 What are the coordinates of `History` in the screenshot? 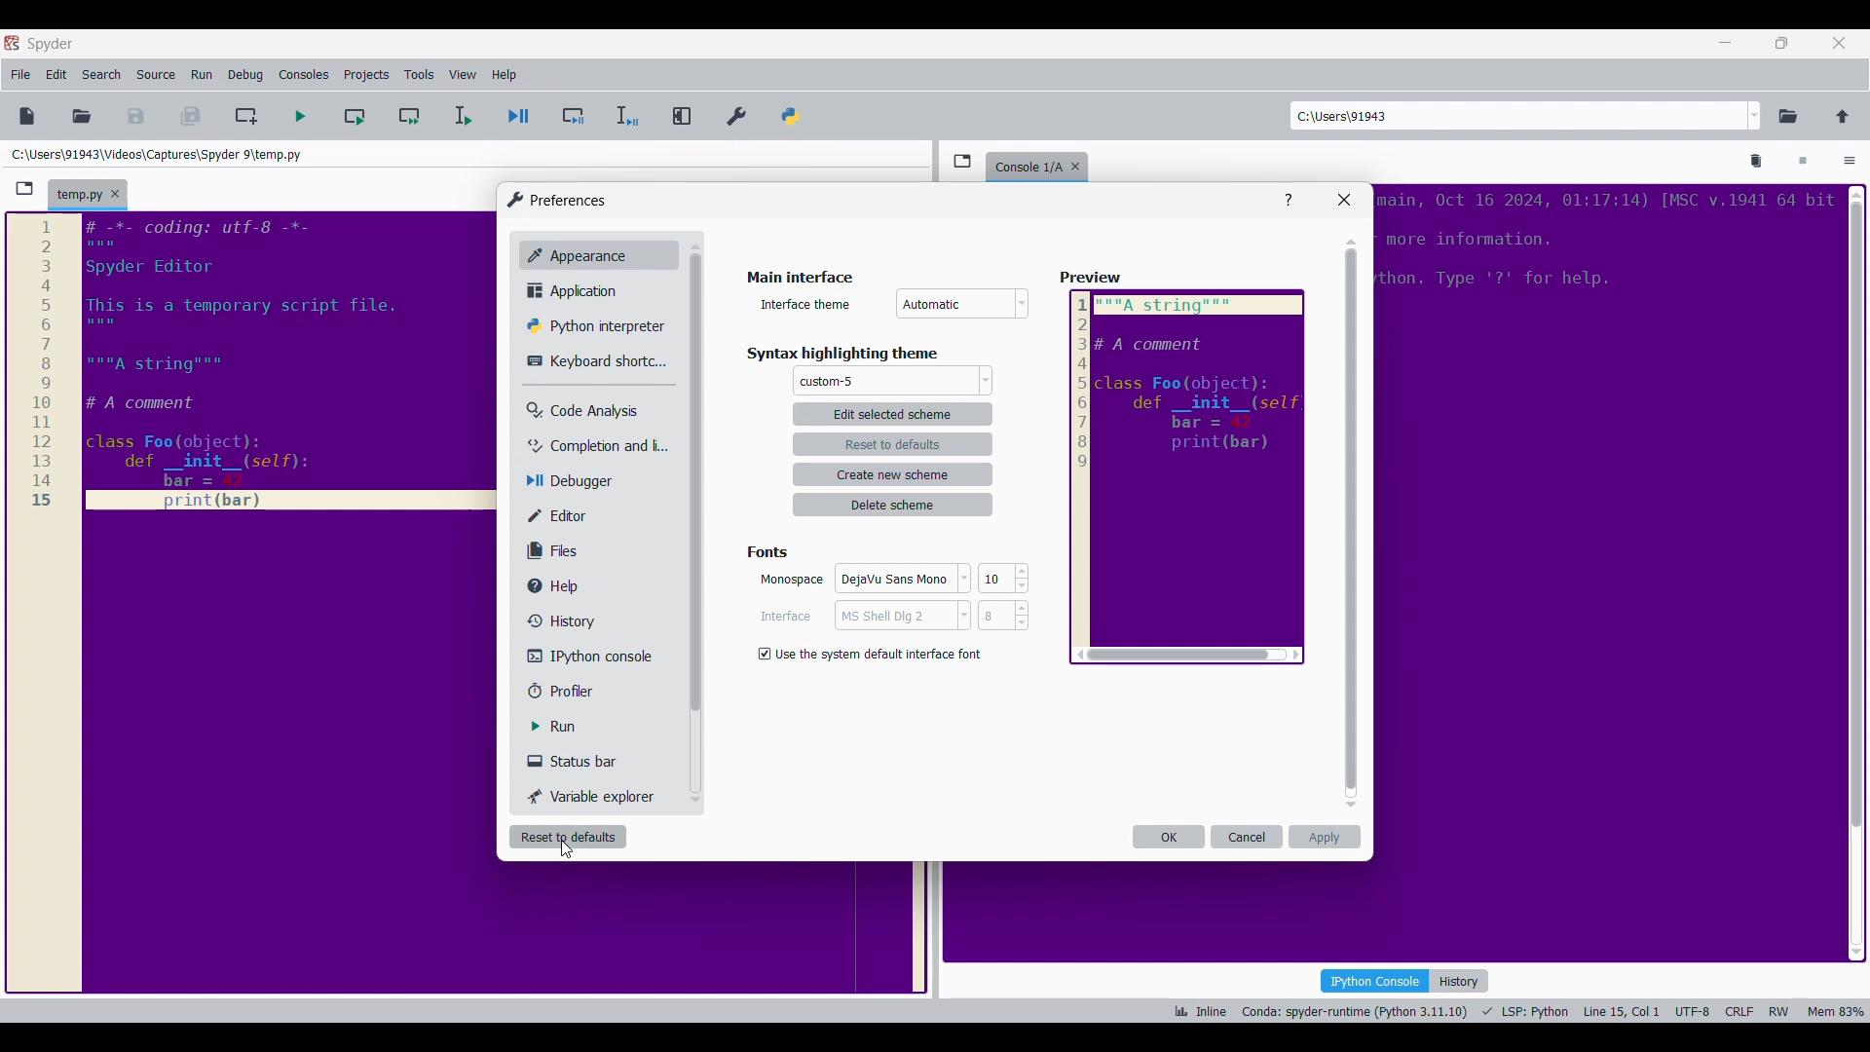 It's located at (1459, 980).